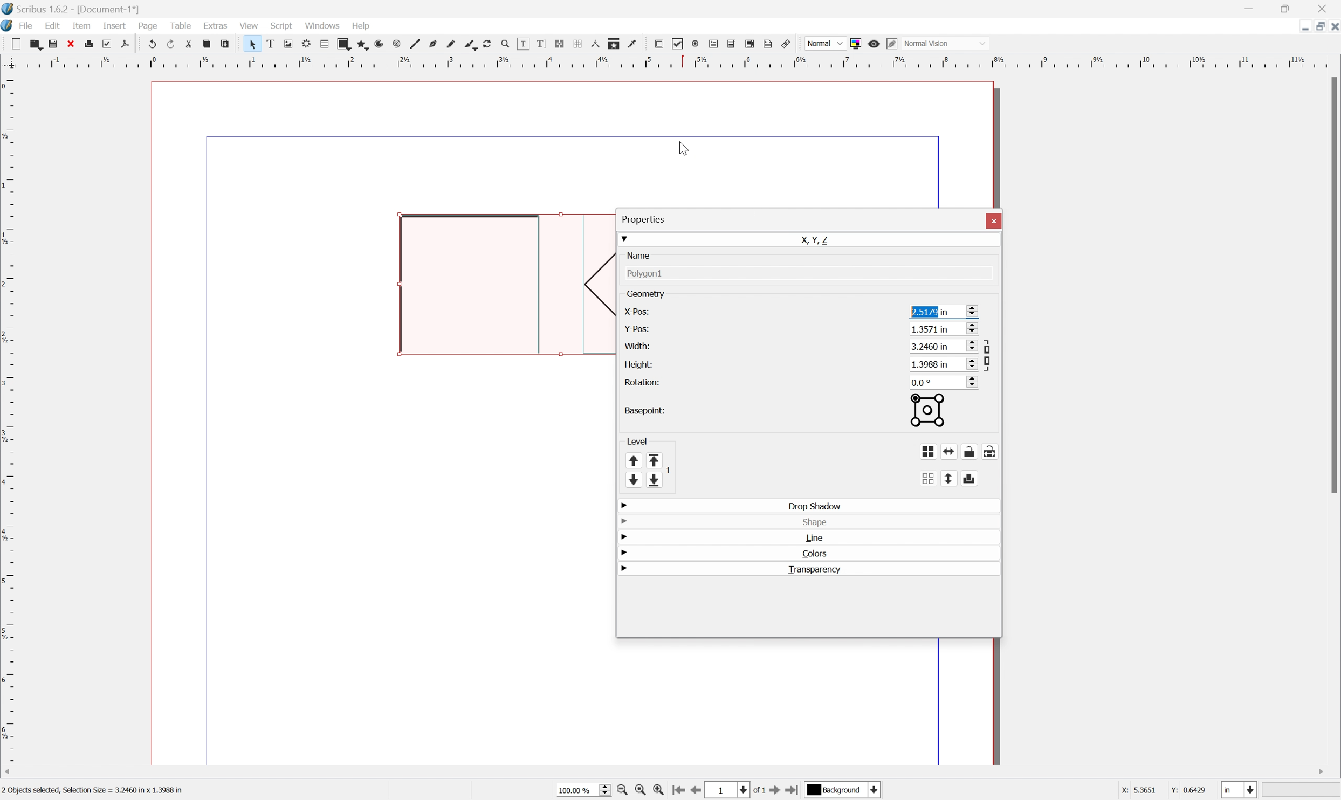 The width and height of the screenshot is (1341, 800). Describe the element at coordinates (1239, 791) in the screenshot. I see `Select current unit` at that location.